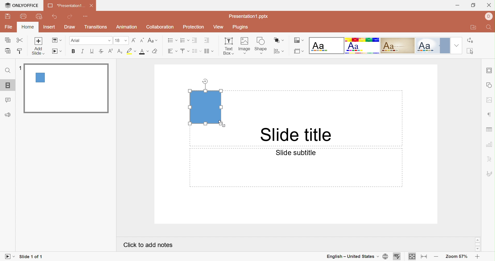 This screenshot has width=495, height=261. Describe the element at coordinates (142, 40) in the screenshot. I see `Decrement font size` at that location.